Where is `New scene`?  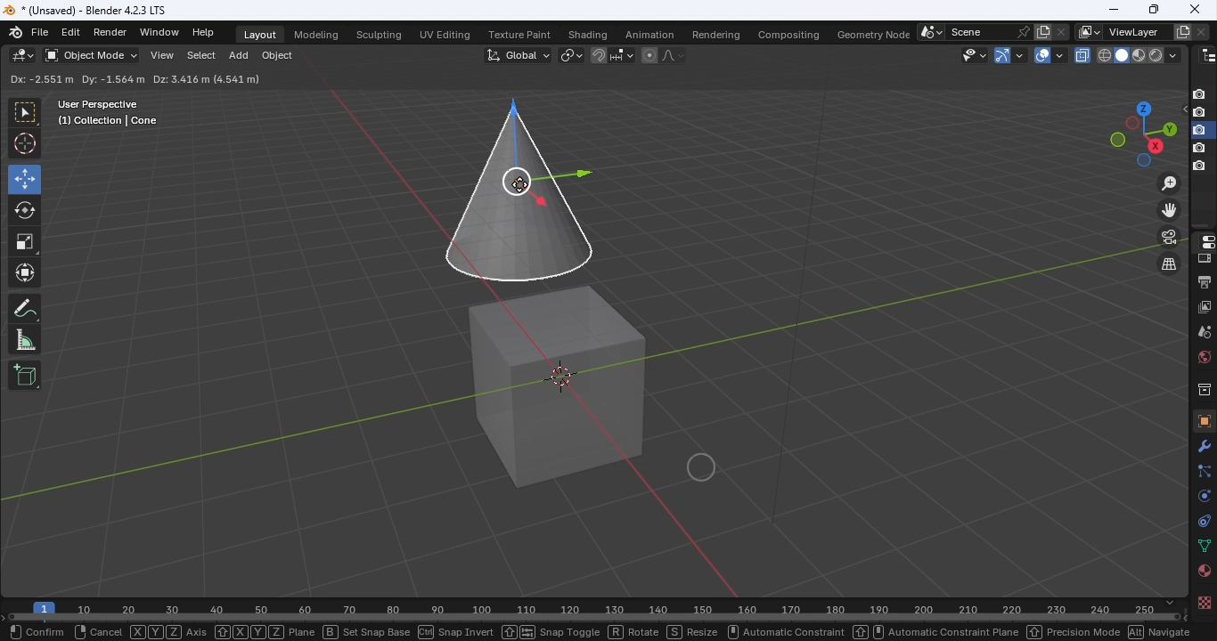 New scene is located at coordinates (1041, 31).